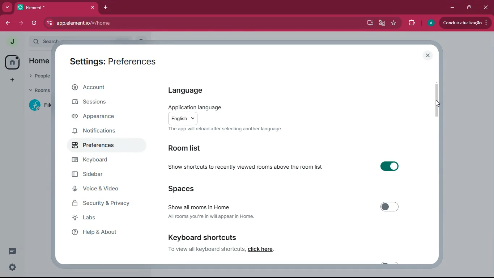  I want to click on room list, so click(189, 148).